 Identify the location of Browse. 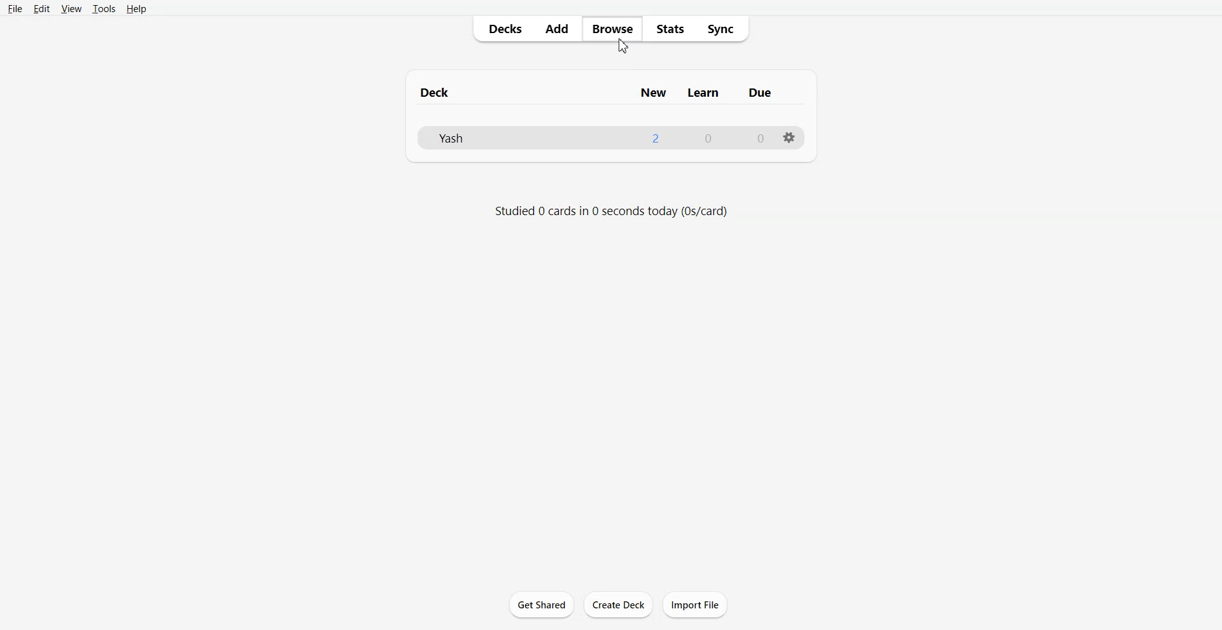
(612, 29).